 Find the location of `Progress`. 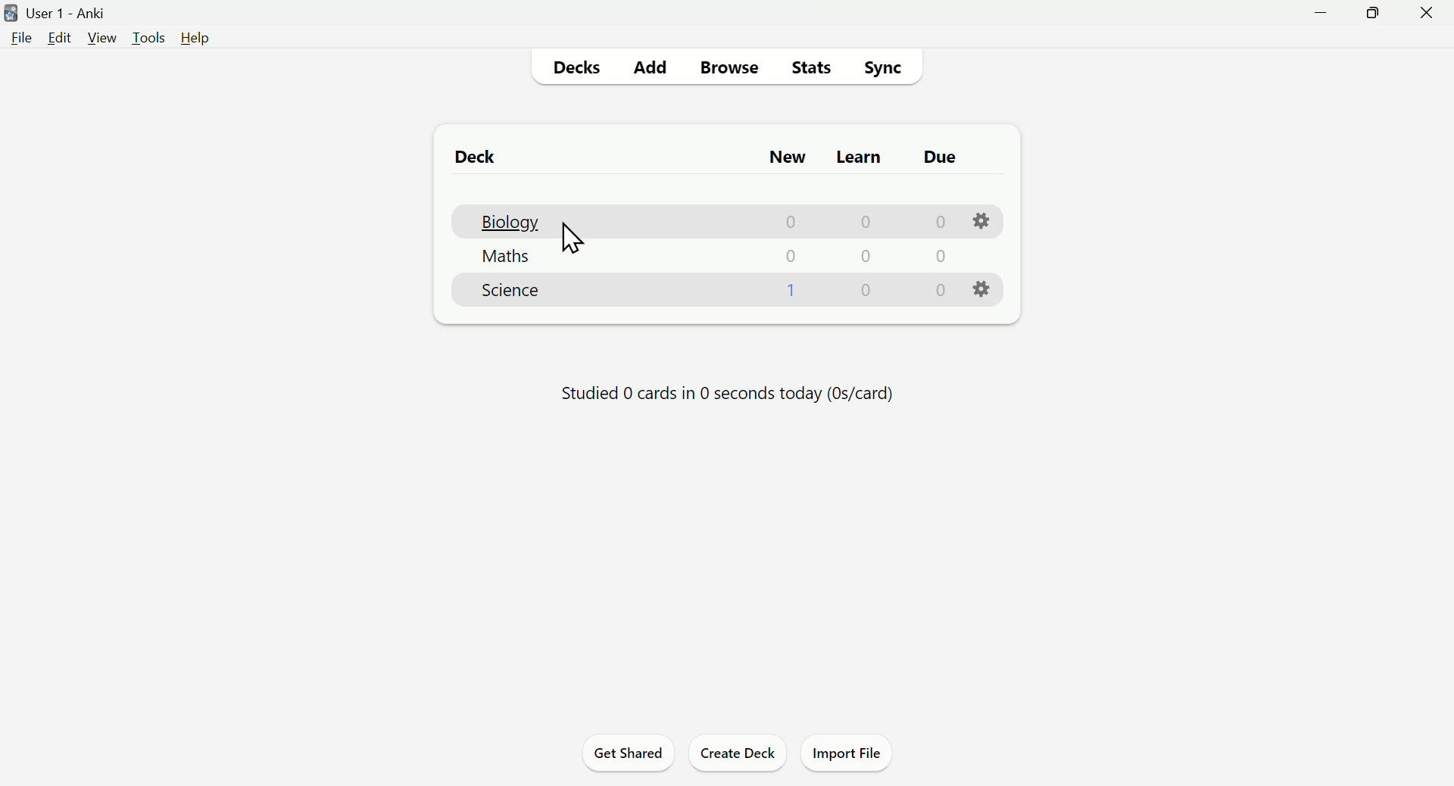

Progress is located at coordinates (719, 398).